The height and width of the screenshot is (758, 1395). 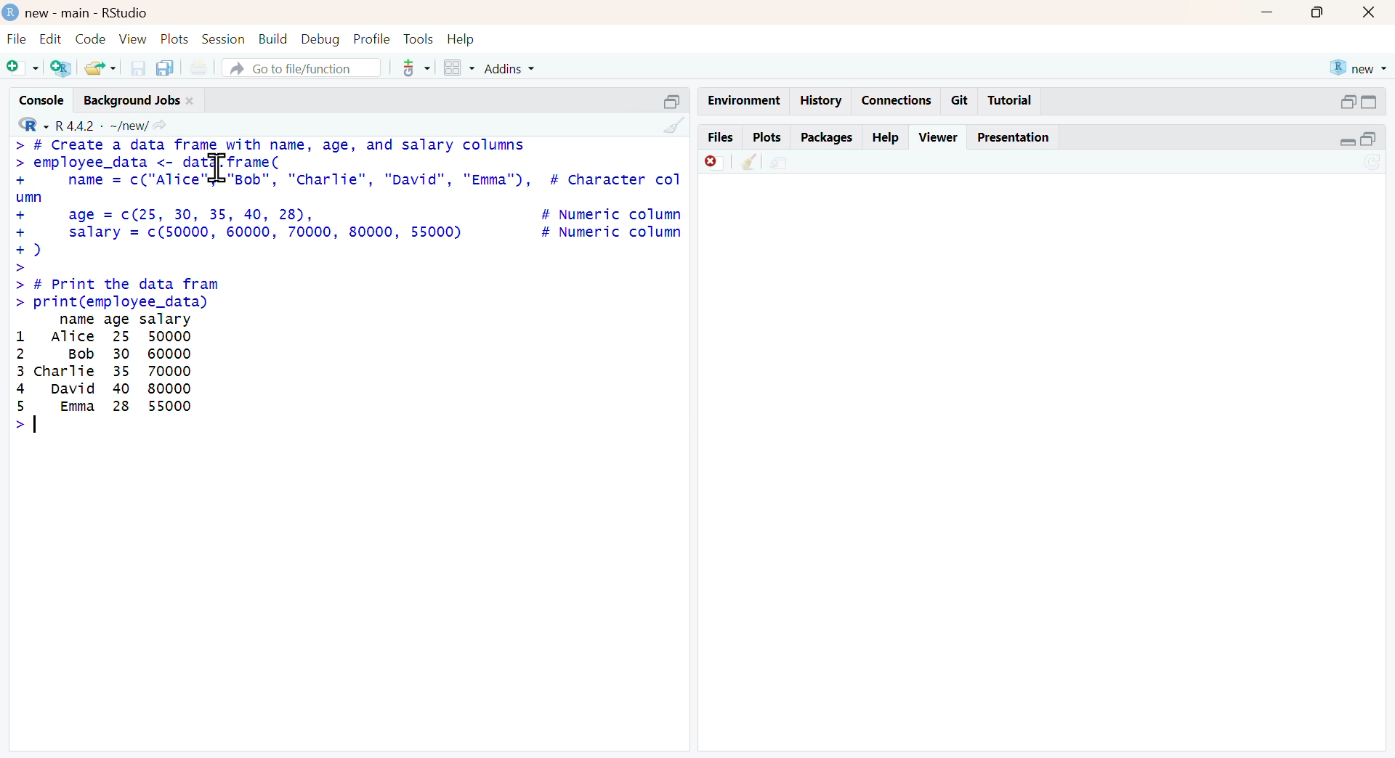 I want to click on Tools, so click(x=416, y=38).